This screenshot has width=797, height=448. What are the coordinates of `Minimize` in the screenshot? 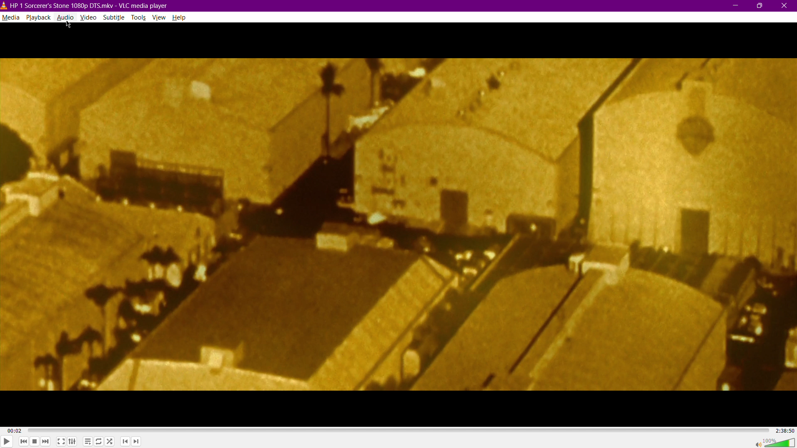 It's located at (735, 5).